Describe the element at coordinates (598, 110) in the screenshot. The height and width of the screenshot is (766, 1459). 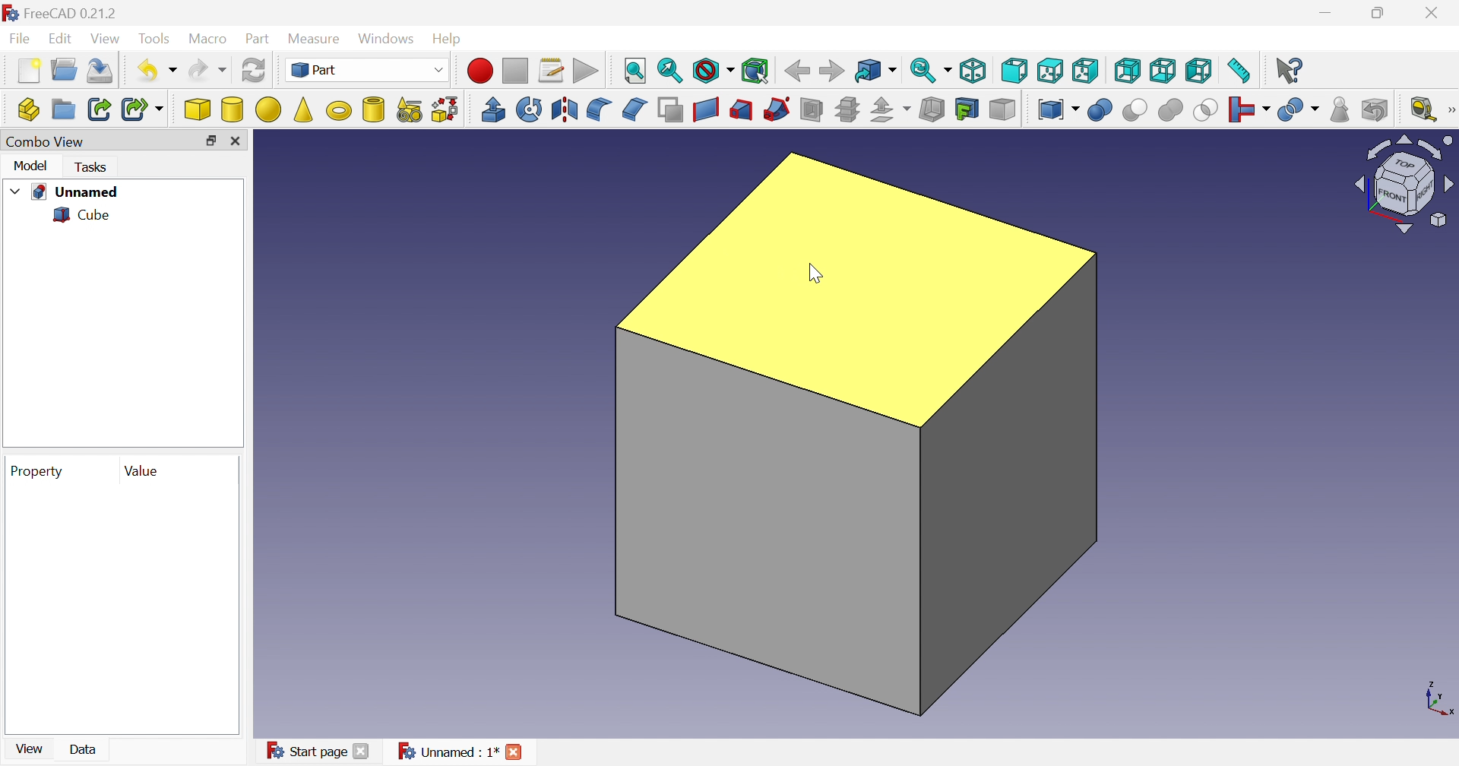
I see `Fillet` at that location.